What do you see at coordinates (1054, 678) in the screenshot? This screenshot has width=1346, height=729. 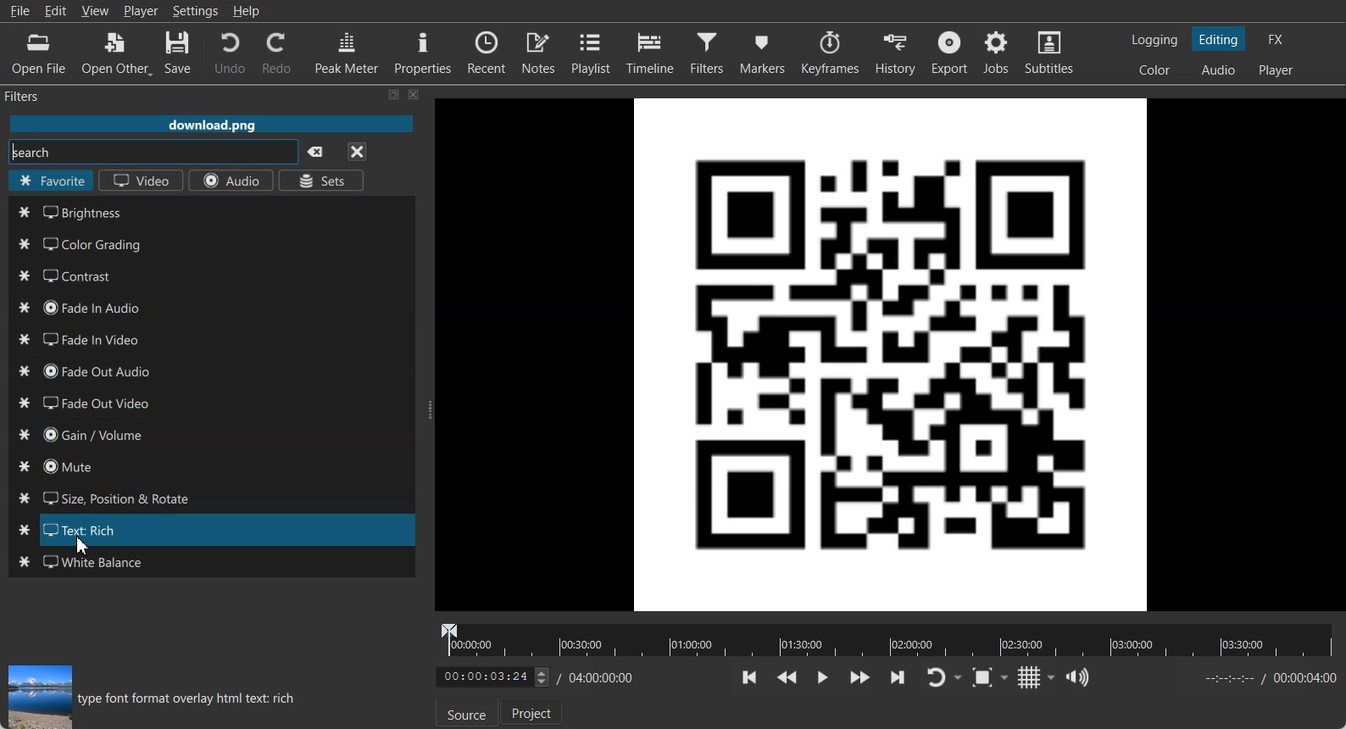 I see `Drop down box` at bounding box center [1054, 678].